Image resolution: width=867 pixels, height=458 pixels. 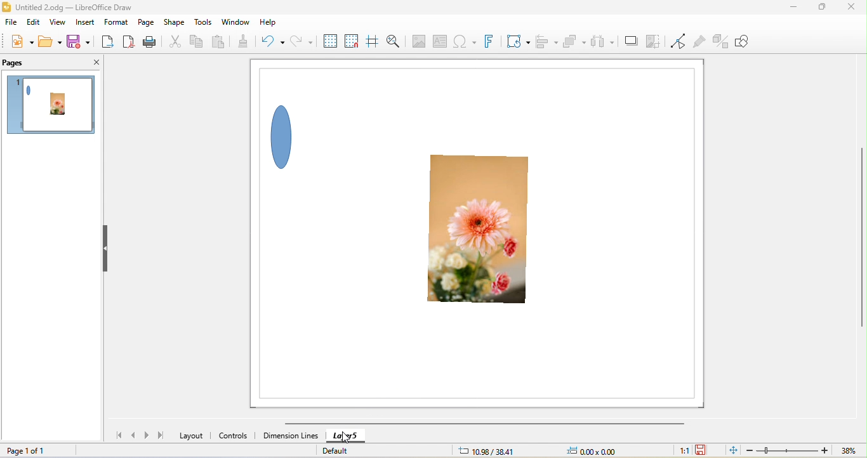 What do you see at coordinates (417, 41) in the screenshot?
I see `image` at bounding box center [417, 41].